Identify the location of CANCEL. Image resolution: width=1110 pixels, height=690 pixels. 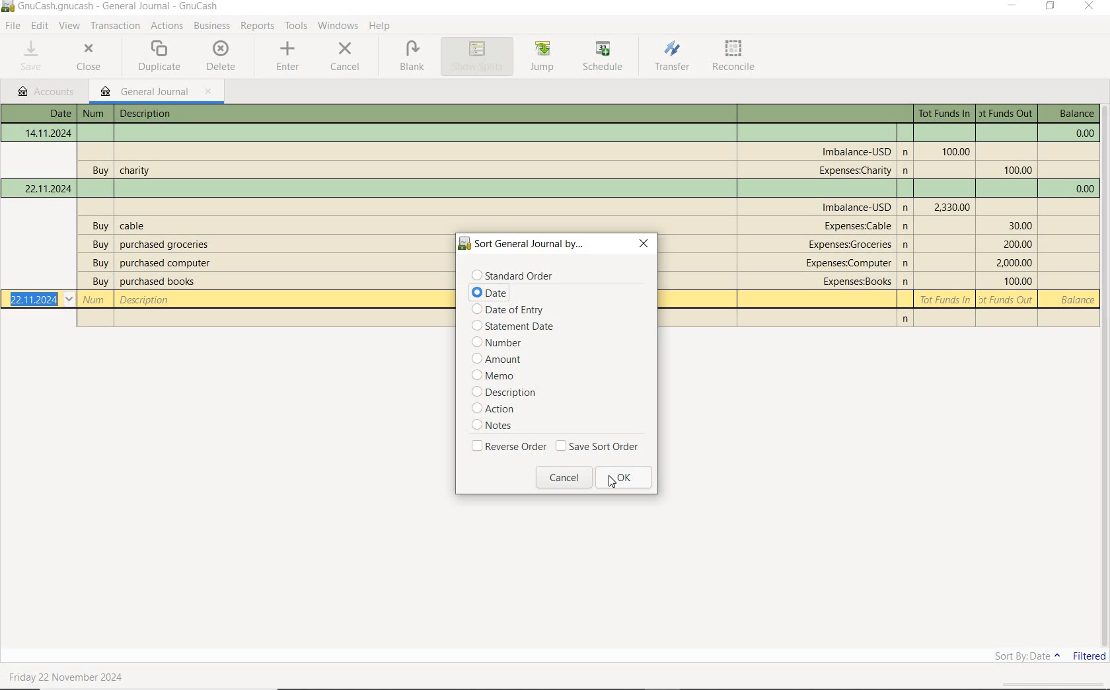
(346, 56).